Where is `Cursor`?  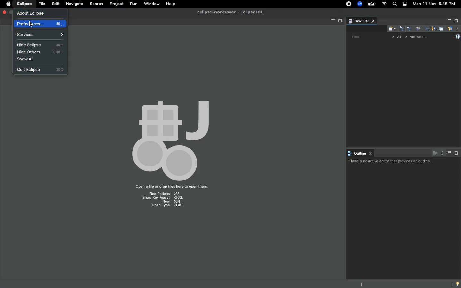
Cursor is located at coordinates (31, 25).